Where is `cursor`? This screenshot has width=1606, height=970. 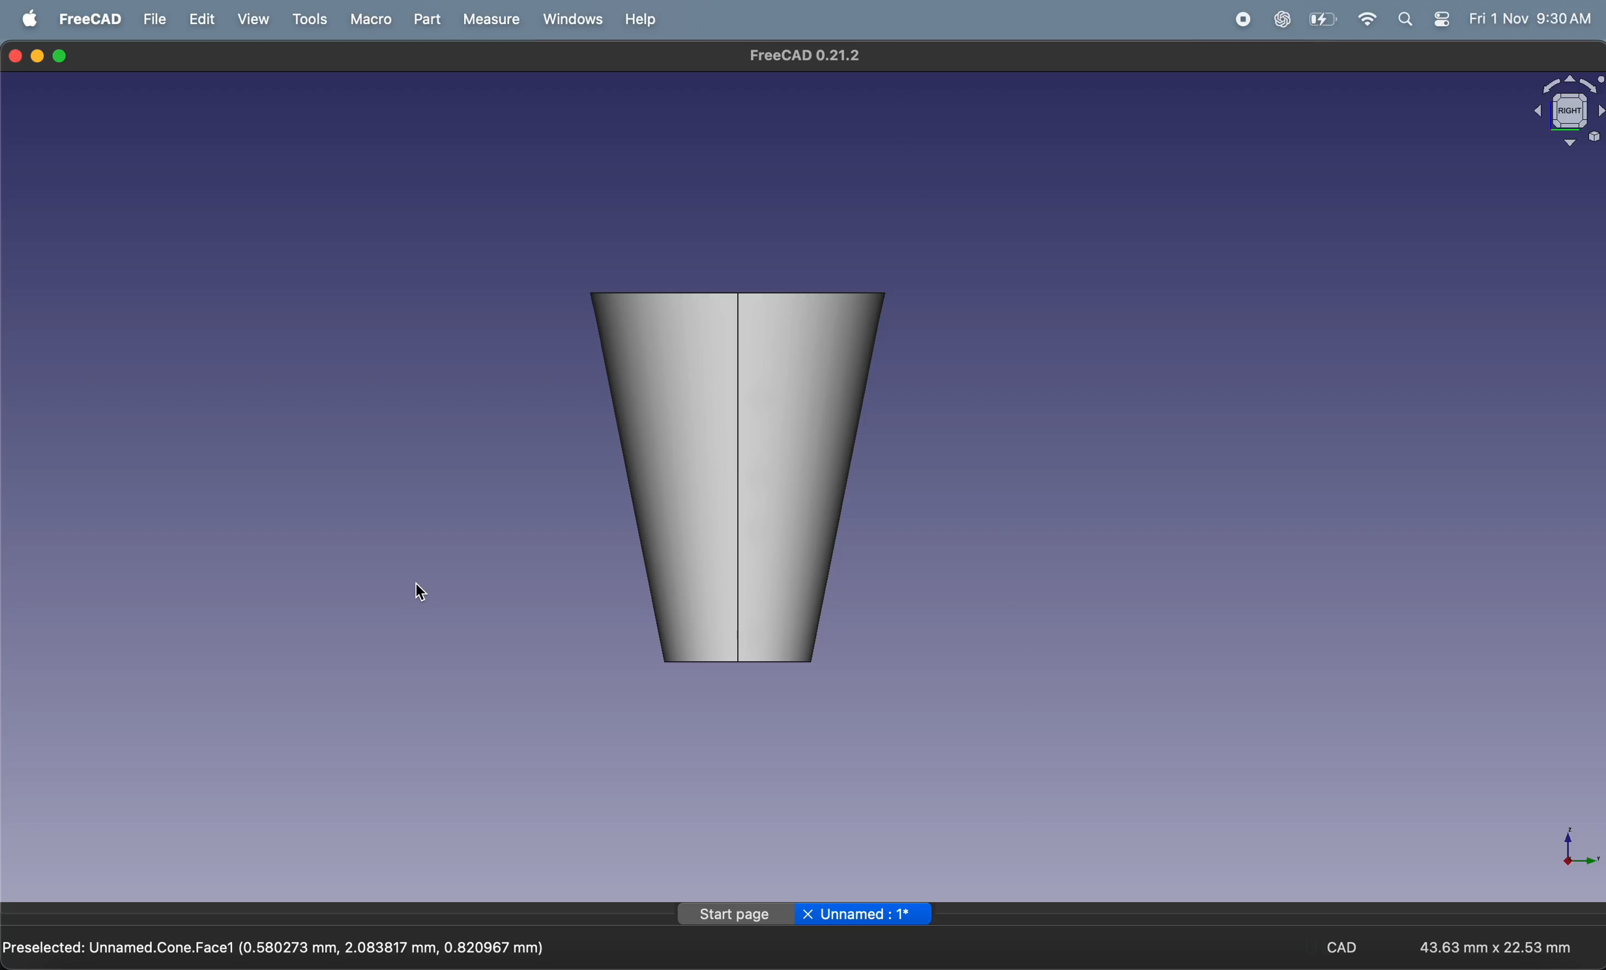
cursor is located at coordinates (422, 592).